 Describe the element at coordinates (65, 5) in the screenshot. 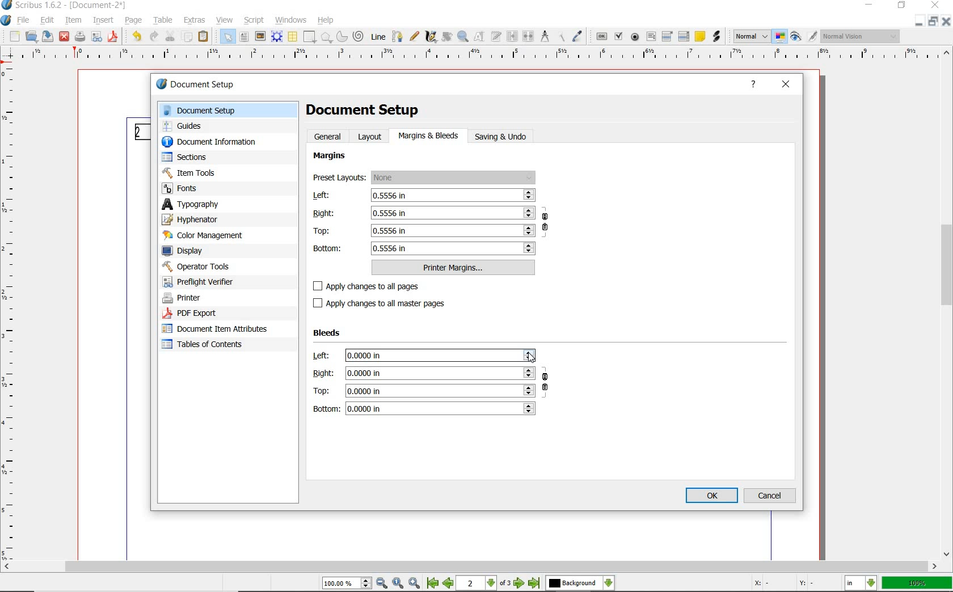

I see `Scribus 1.62 - [Document-2*]` at that location.